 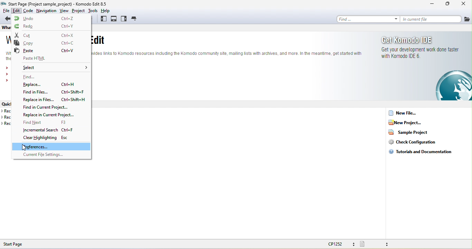 What do you see at coordinates (50, 147) in the screenshot?
I see `preferences` at bounding box center [50, 147].